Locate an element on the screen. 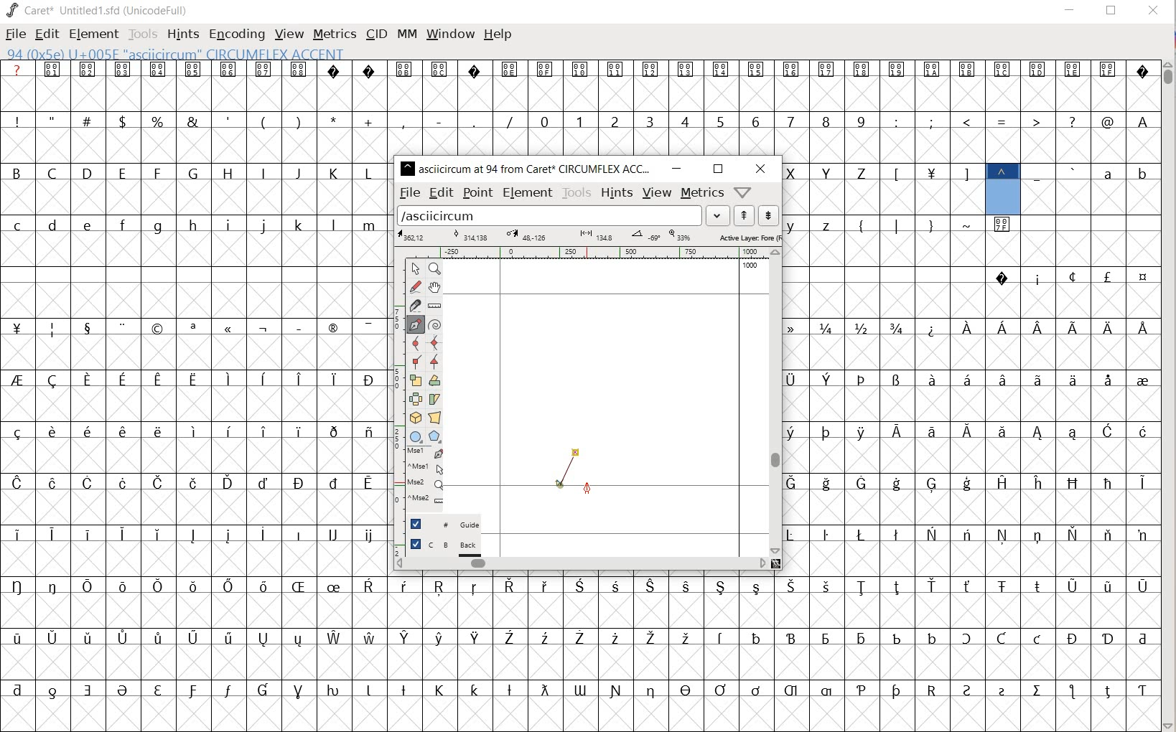 The width and height of the screenshot is (1176, 732). flip the selection is located at coordinates (415, 399).